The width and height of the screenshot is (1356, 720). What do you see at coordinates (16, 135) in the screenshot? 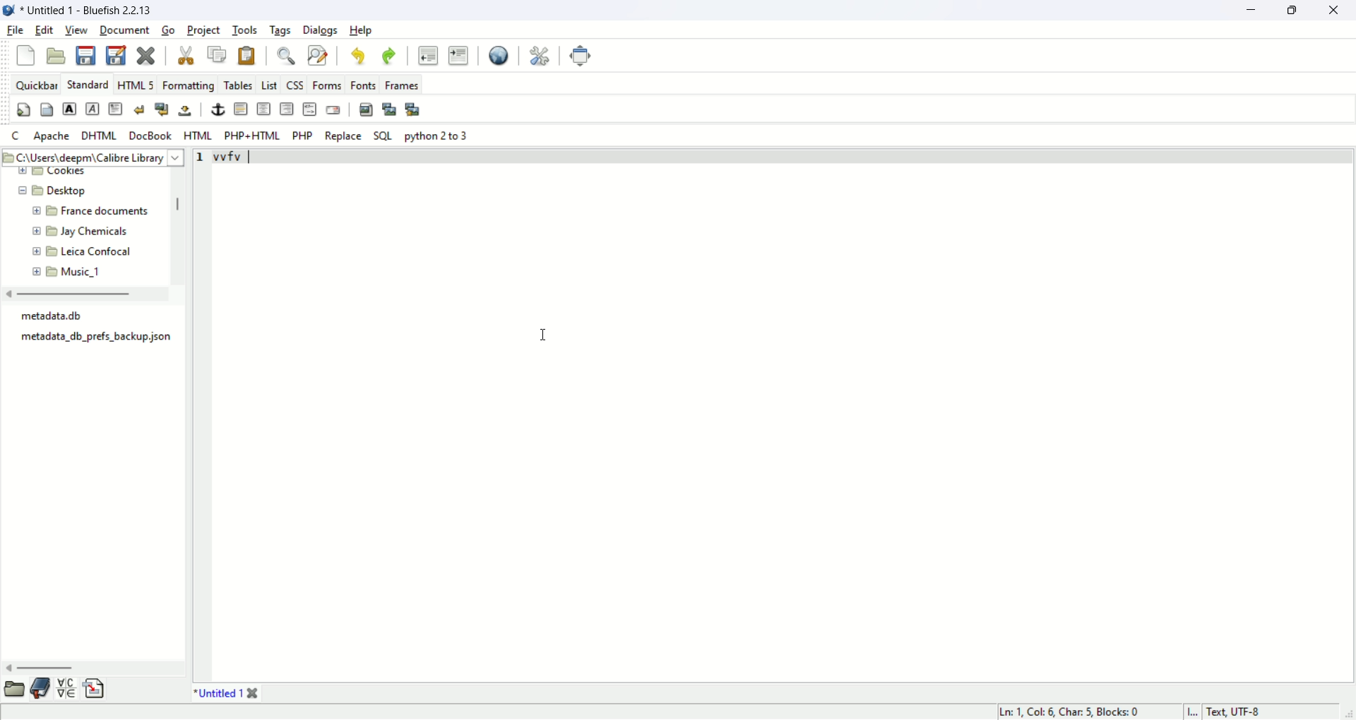
I see `c` at bounding box center [16, 135].